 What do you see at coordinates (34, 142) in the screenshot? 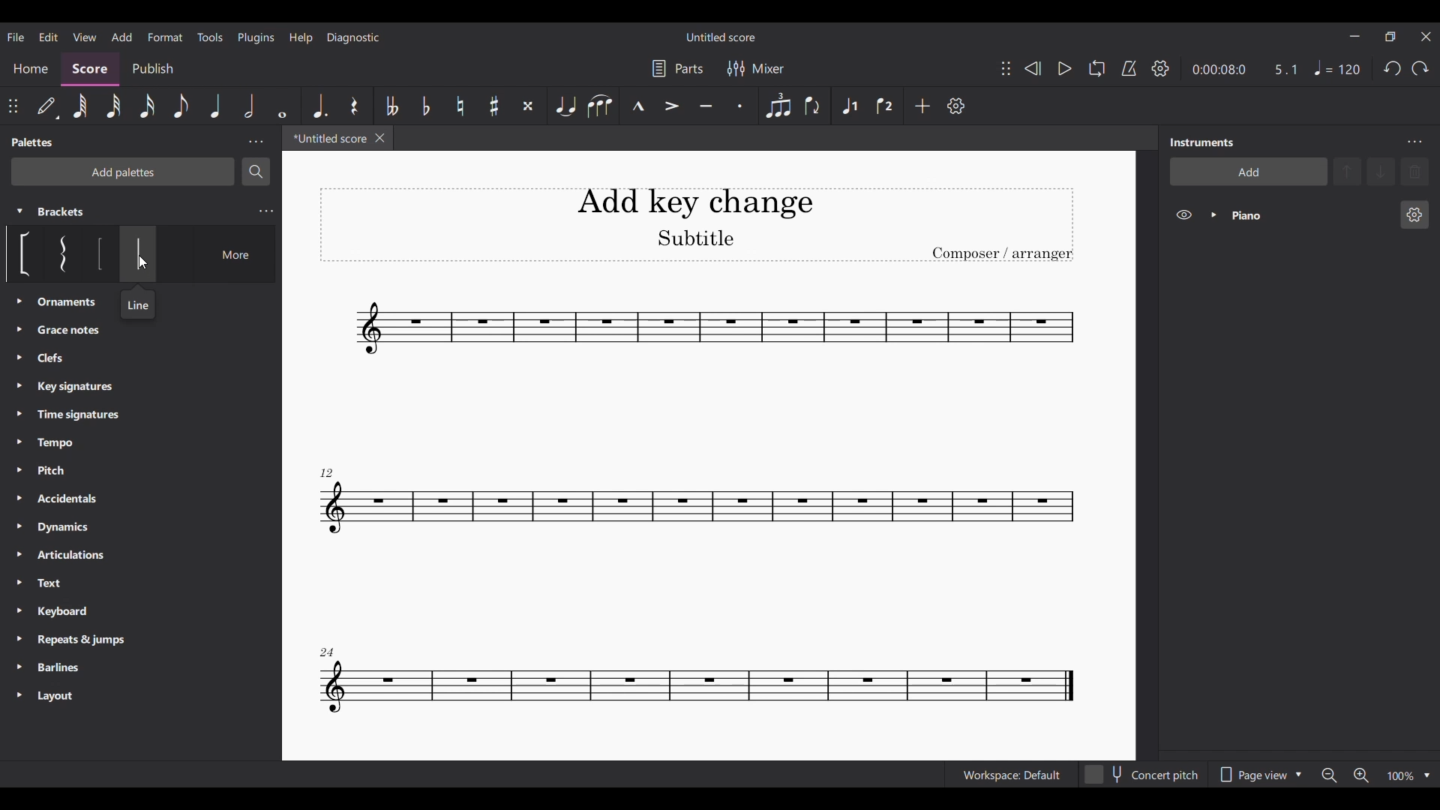
I see `Palettes title` at bounding box center [34, 142].